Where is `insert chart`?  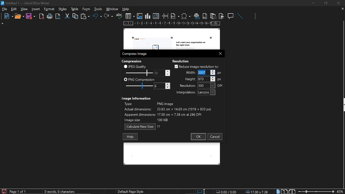
insert chart is located at coordinates (148, 16).